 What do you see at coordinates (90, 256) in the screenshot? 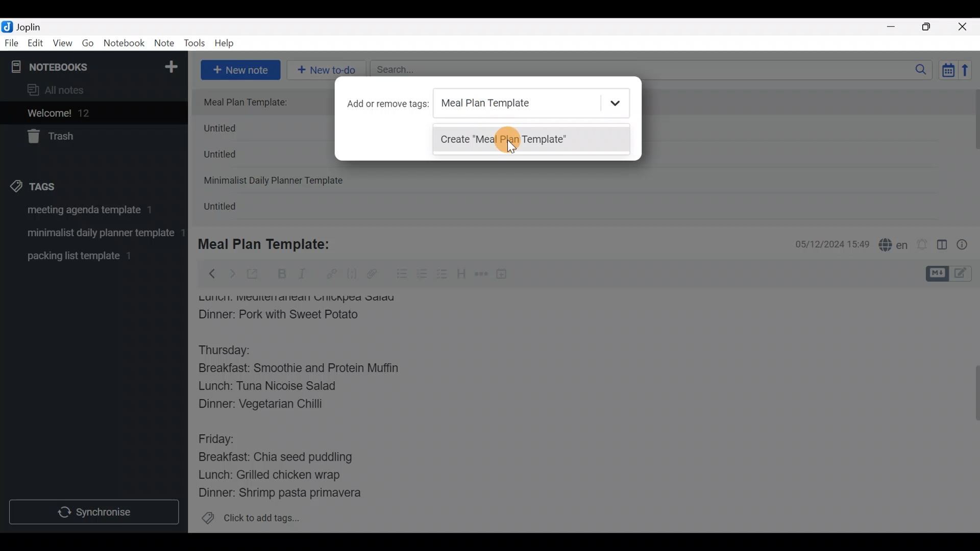
I see `Tag 3` at bounding box center [90, 256].